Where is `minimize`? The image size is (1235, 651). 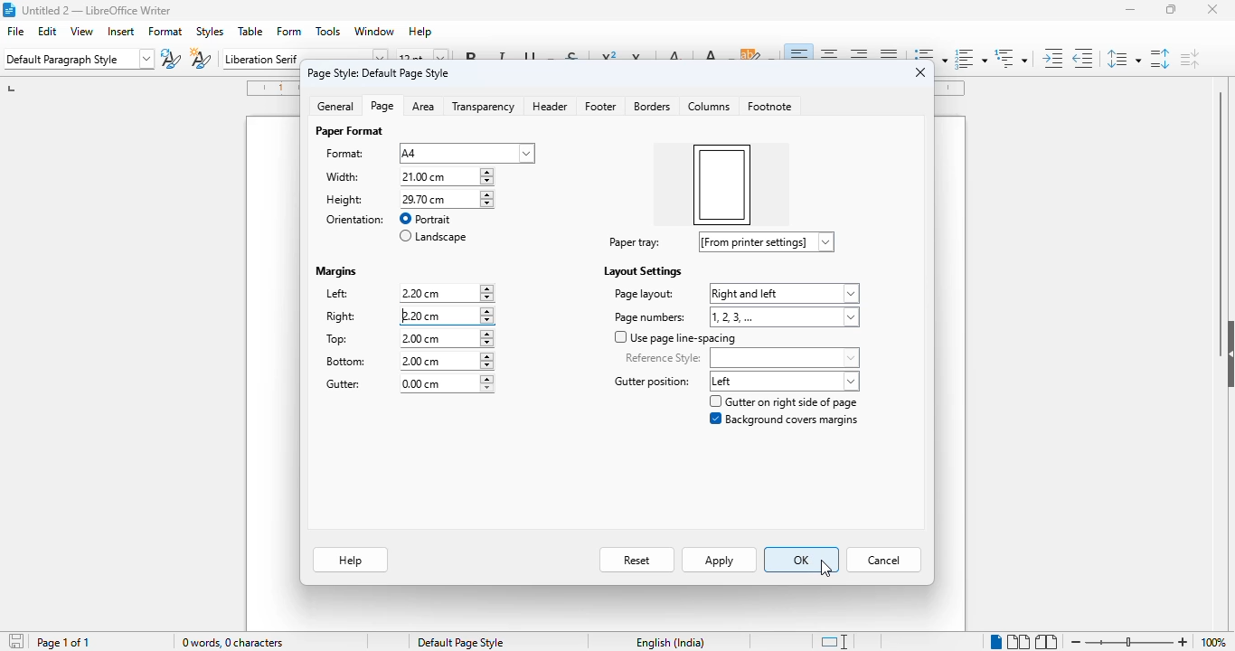 minimize is located at coordinates (1131, 10).